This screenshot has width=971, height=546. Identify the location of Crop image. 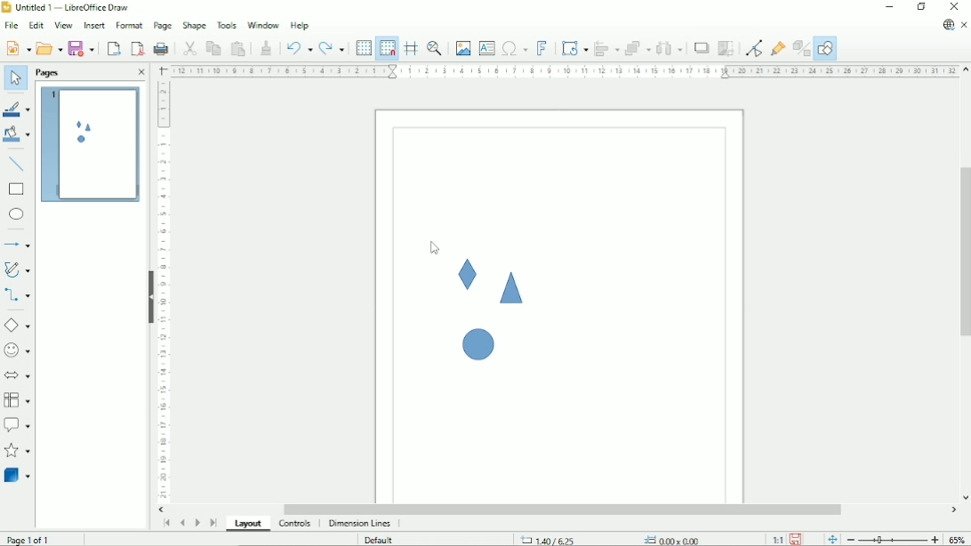
(726, 49).